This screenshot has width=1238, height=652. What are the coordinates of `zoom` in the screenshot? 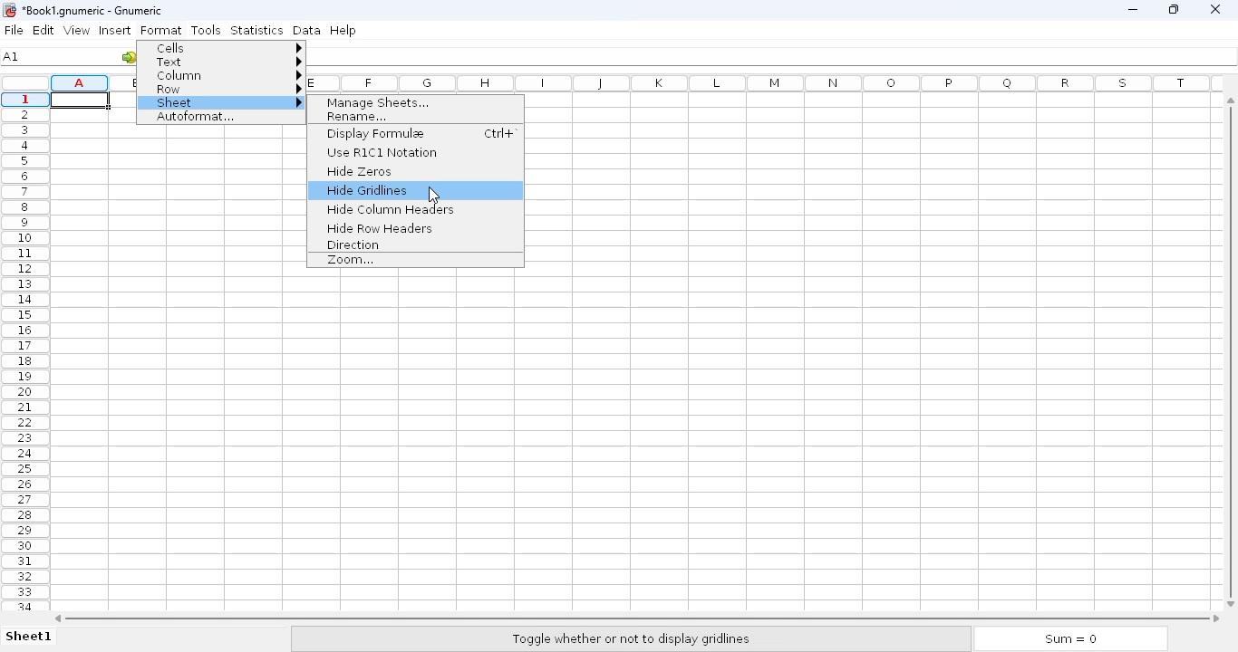 It's located at (352, 260).